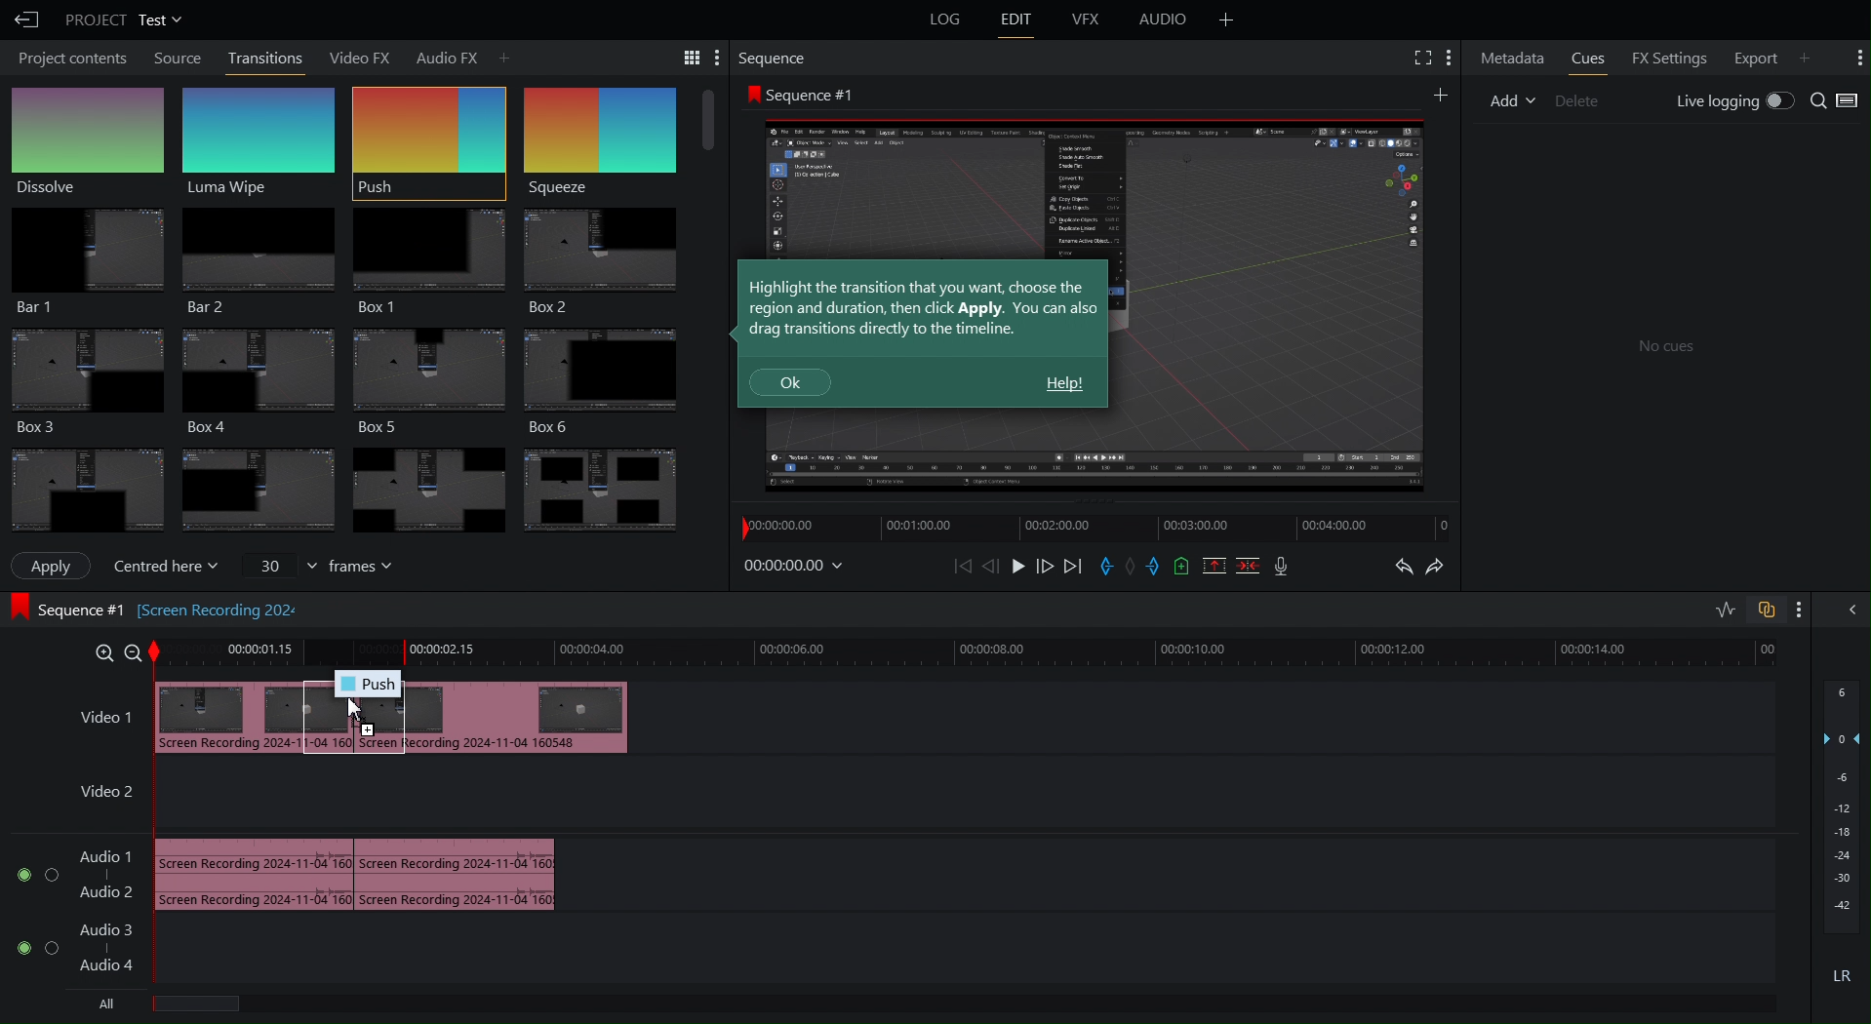 The image size is (1871, 1024). I want to click on Timeline, so click(975, 651).